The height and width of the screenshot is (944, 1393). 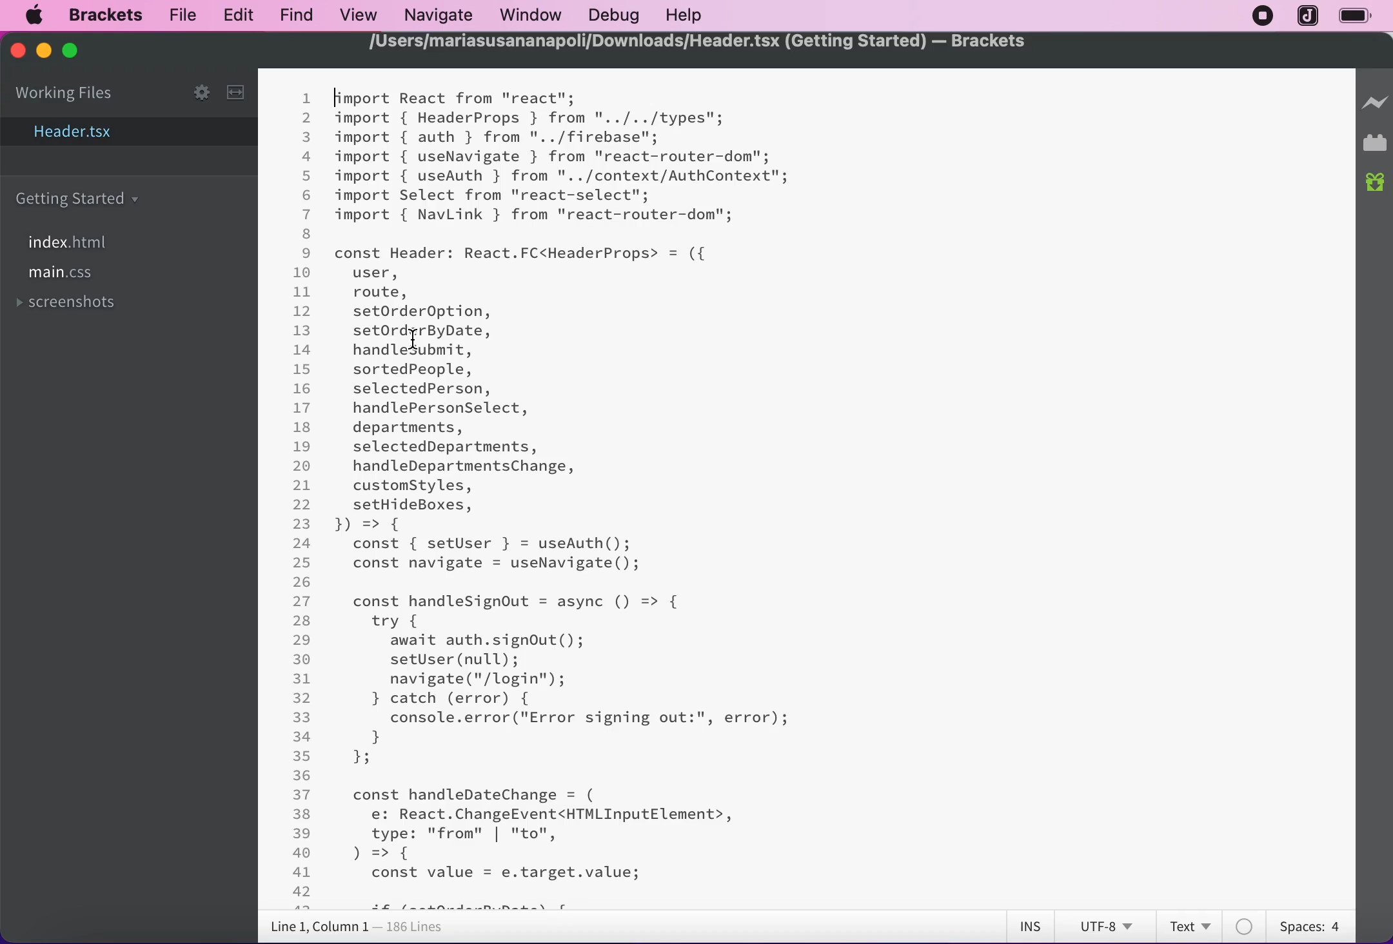 What do you see at coordinates (302, 486) in the screenshot?
I see `21` at bounding box center [302, 486].